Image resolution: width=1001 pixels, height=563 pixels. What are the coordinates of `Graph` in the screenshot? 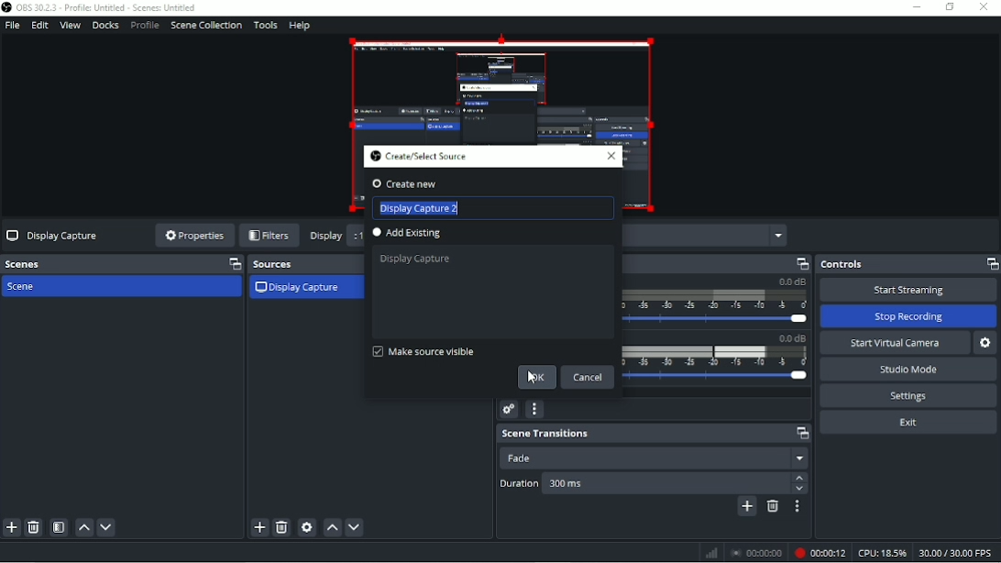 It's located at (711, 554).